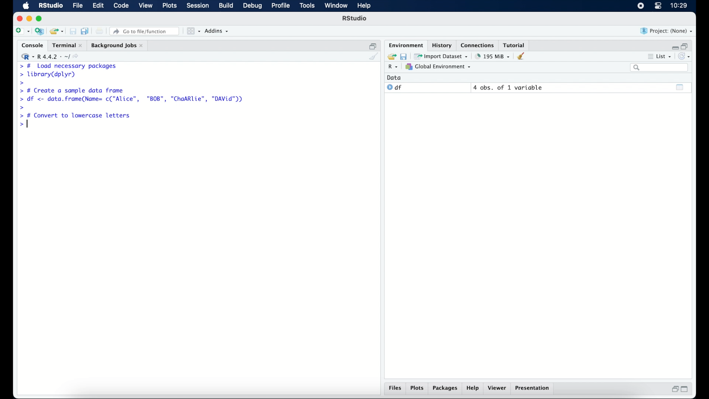  I want to click on help, so click(473, 389).